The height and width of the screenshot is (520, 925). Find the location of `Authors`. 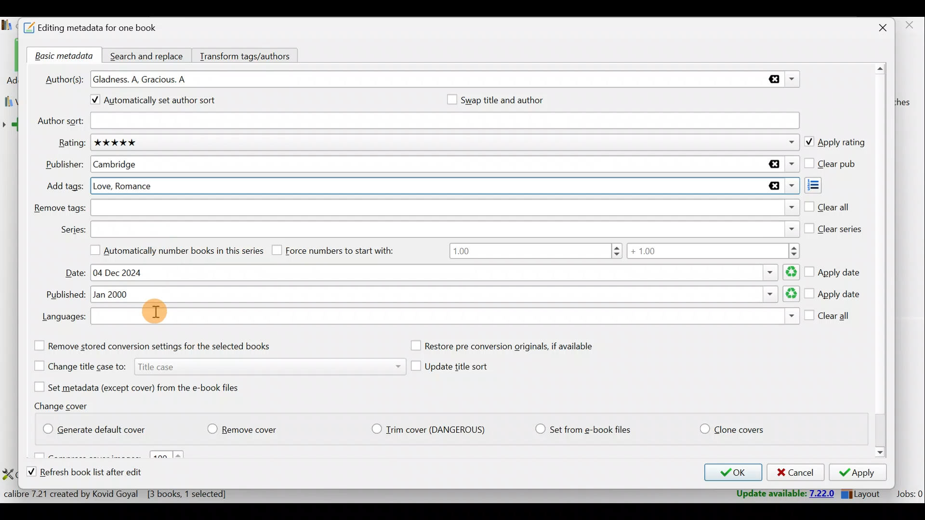

Authors is located at coordinates (446, 80).